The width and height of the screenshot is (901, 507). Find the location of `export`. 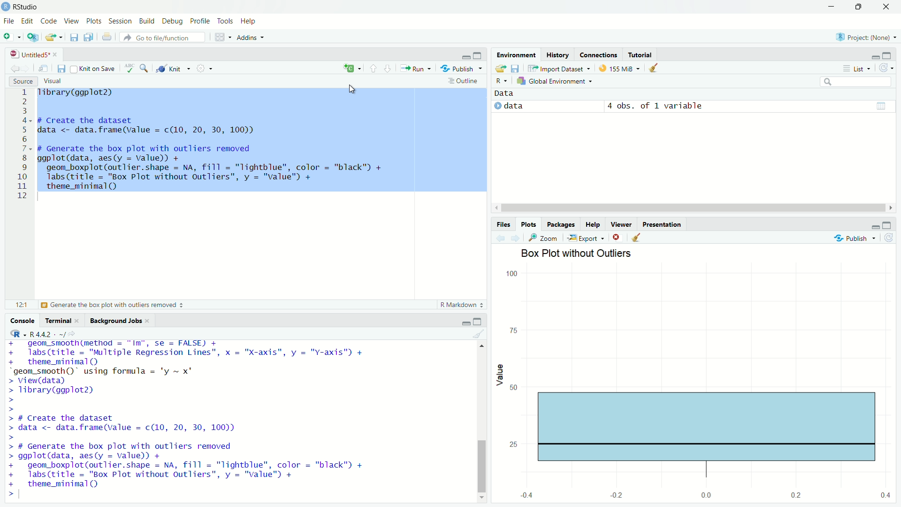

export is located at coordinates (500, 68).